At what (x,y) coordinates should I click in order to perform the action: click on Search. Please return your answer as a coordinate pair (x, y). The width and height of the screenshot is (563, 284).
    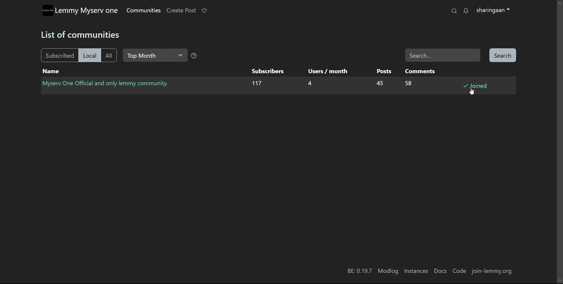
    Looking at the image, I should click on (443, 55).